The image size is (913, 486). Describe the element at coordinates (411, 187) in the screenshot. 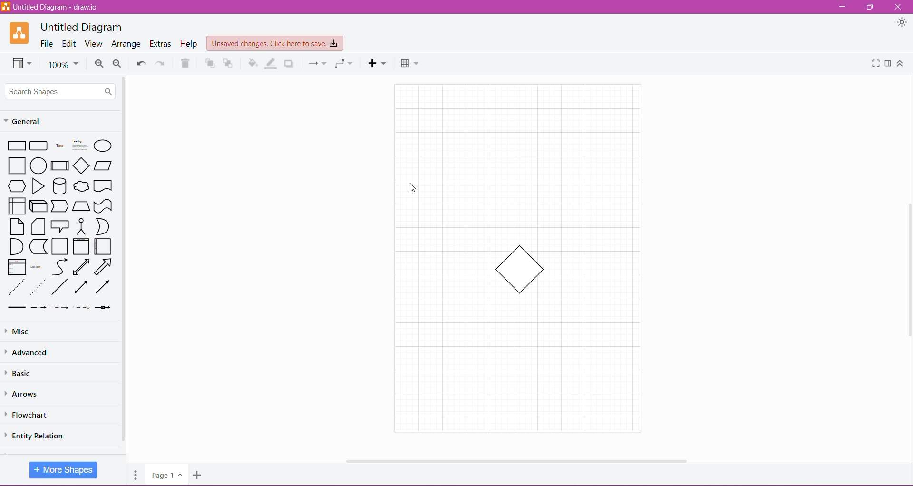

I see `Cursor` at that location.